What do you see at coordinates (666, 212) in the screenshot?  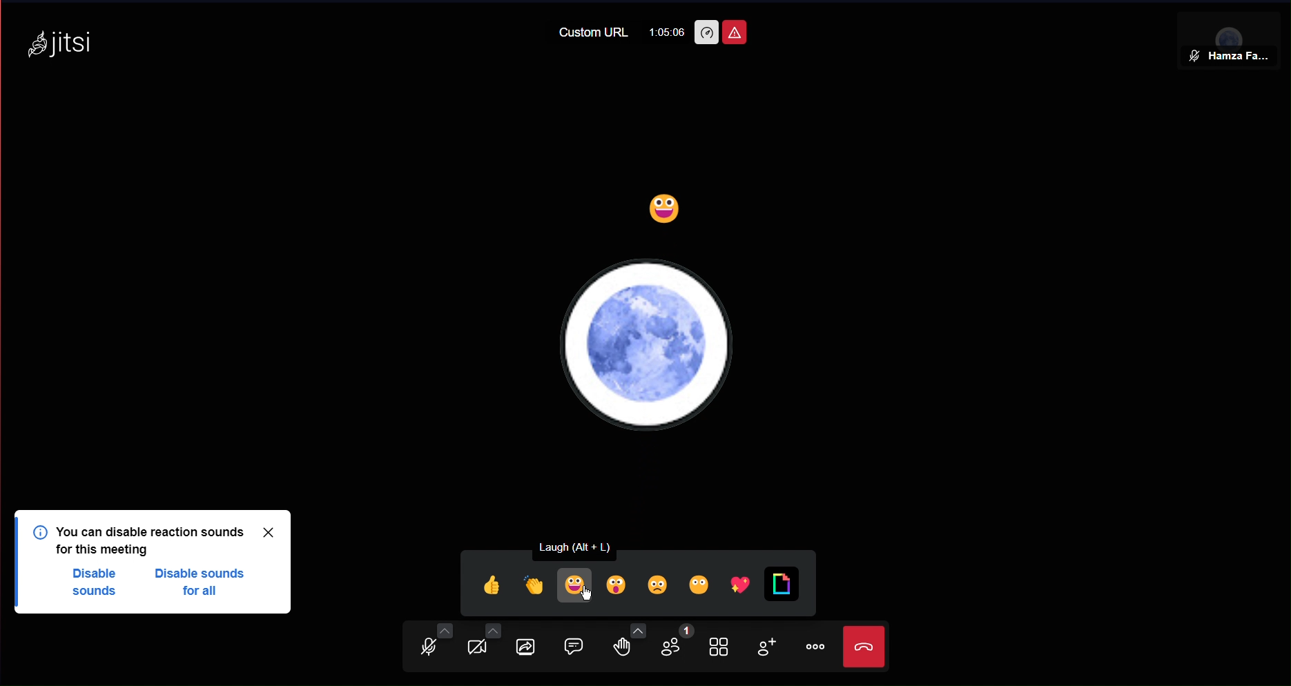 I see `Laugh Emoji` at bounding box center [666, 212].